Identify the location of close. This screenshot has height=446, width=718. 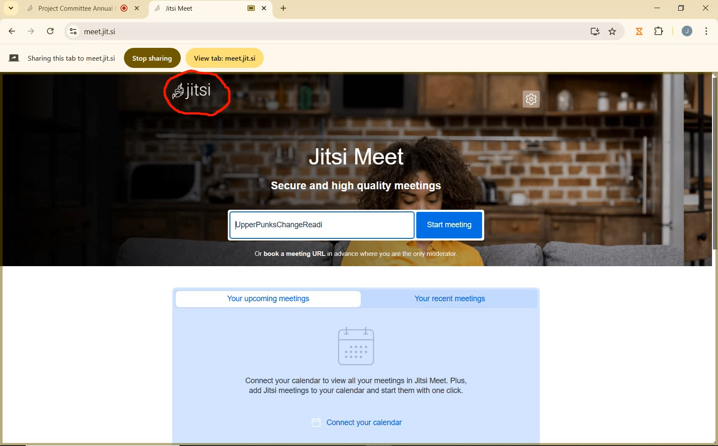
(705, 9).